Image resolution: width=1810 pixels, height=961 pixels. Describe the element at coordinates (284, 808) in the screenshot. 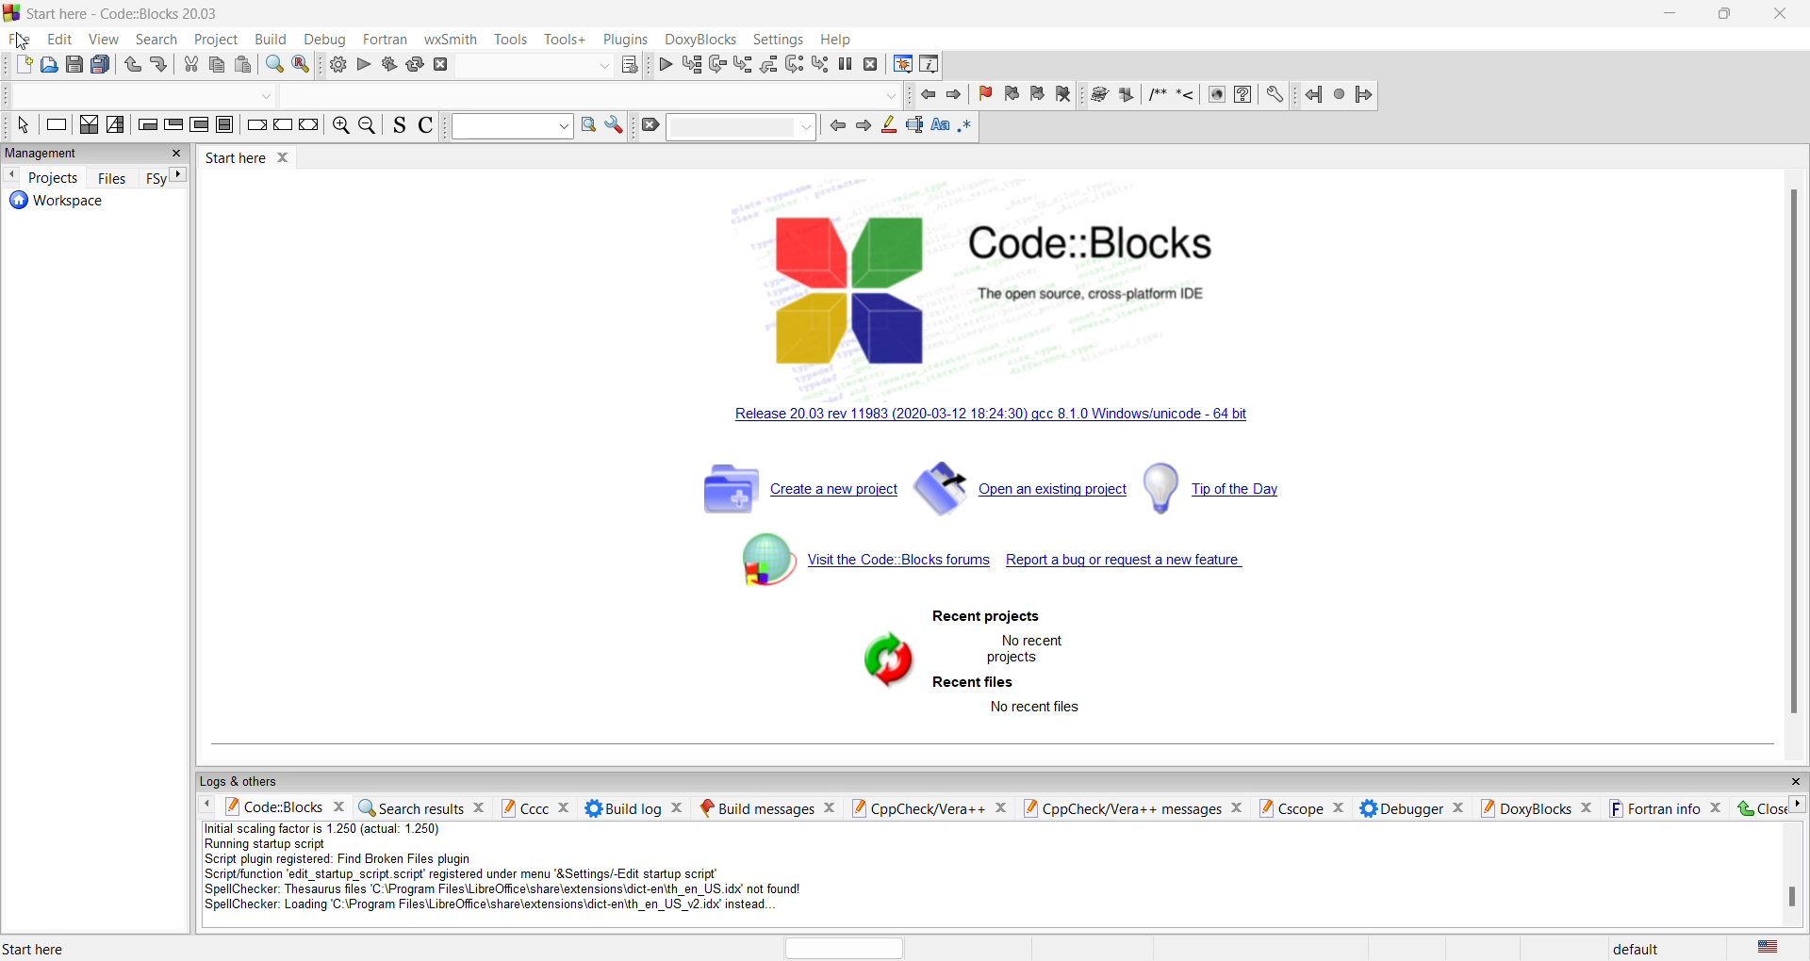

I see `codeblock pane` at that location.